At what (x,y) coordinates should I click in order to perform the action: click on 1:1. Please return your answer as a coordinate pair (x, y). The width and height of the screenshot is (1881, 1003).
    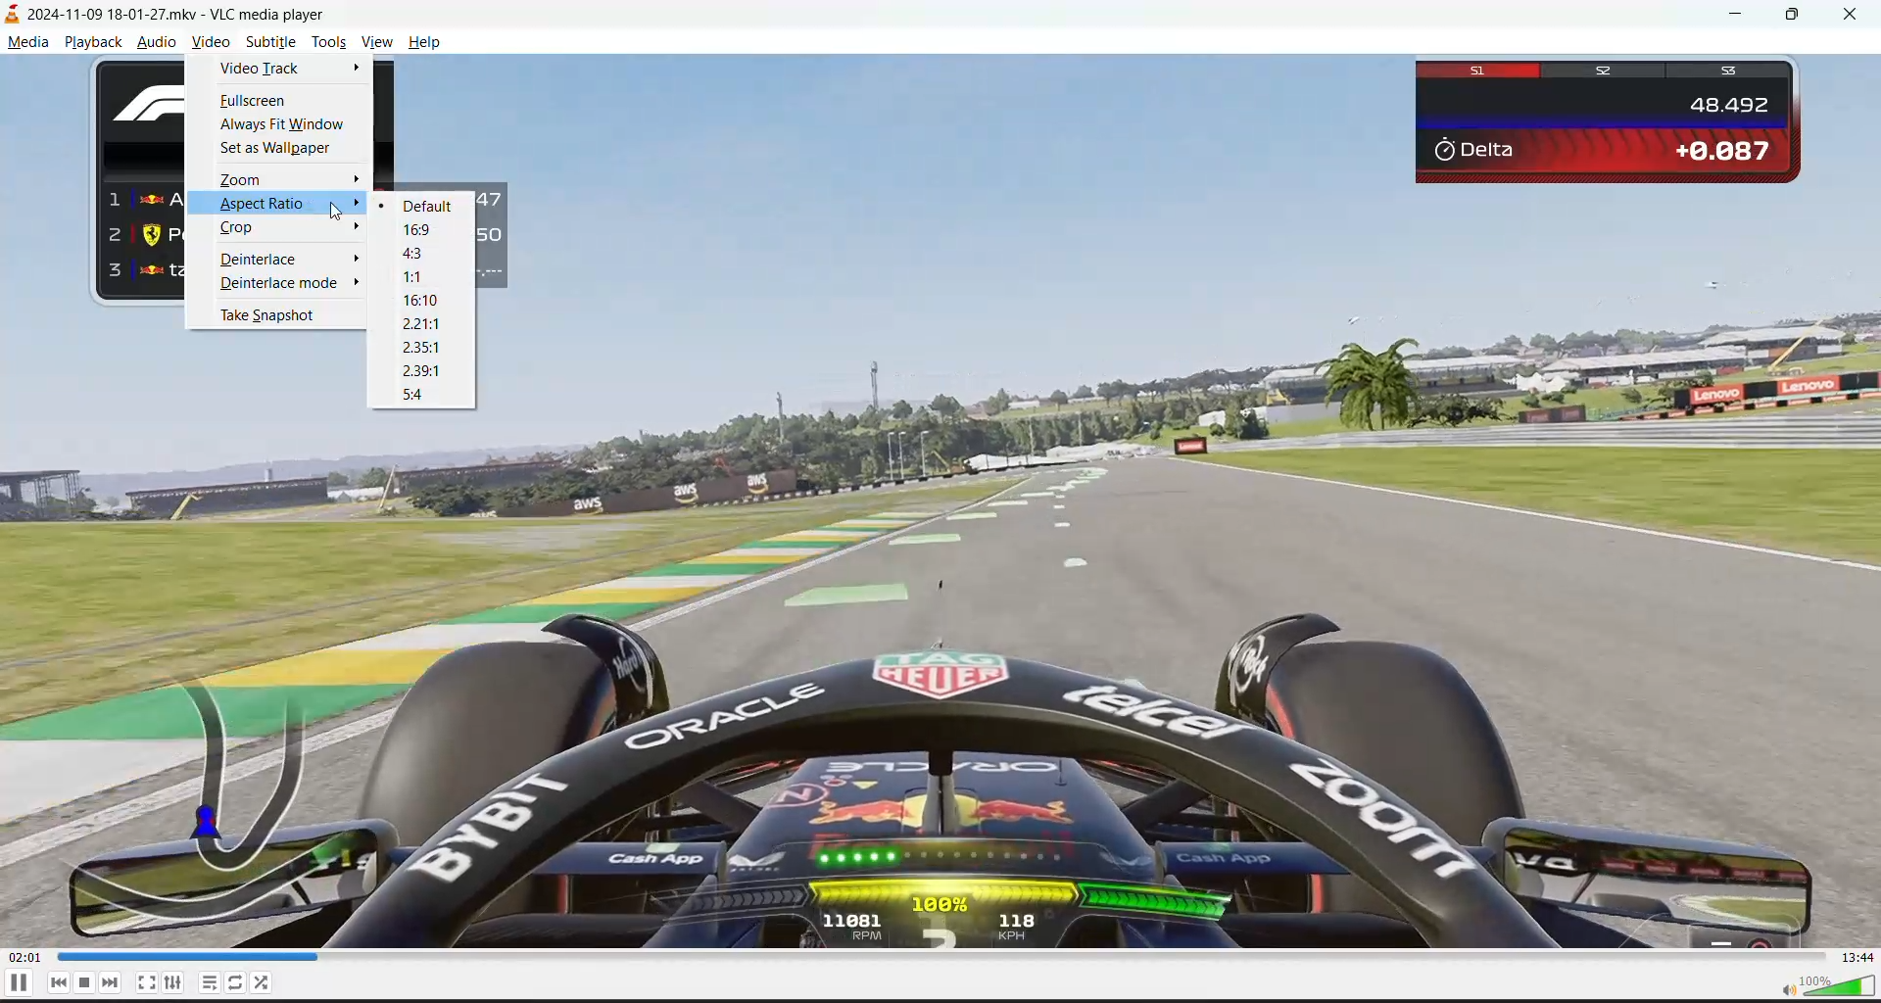
    Looking at the image, I should click on (418, 276).